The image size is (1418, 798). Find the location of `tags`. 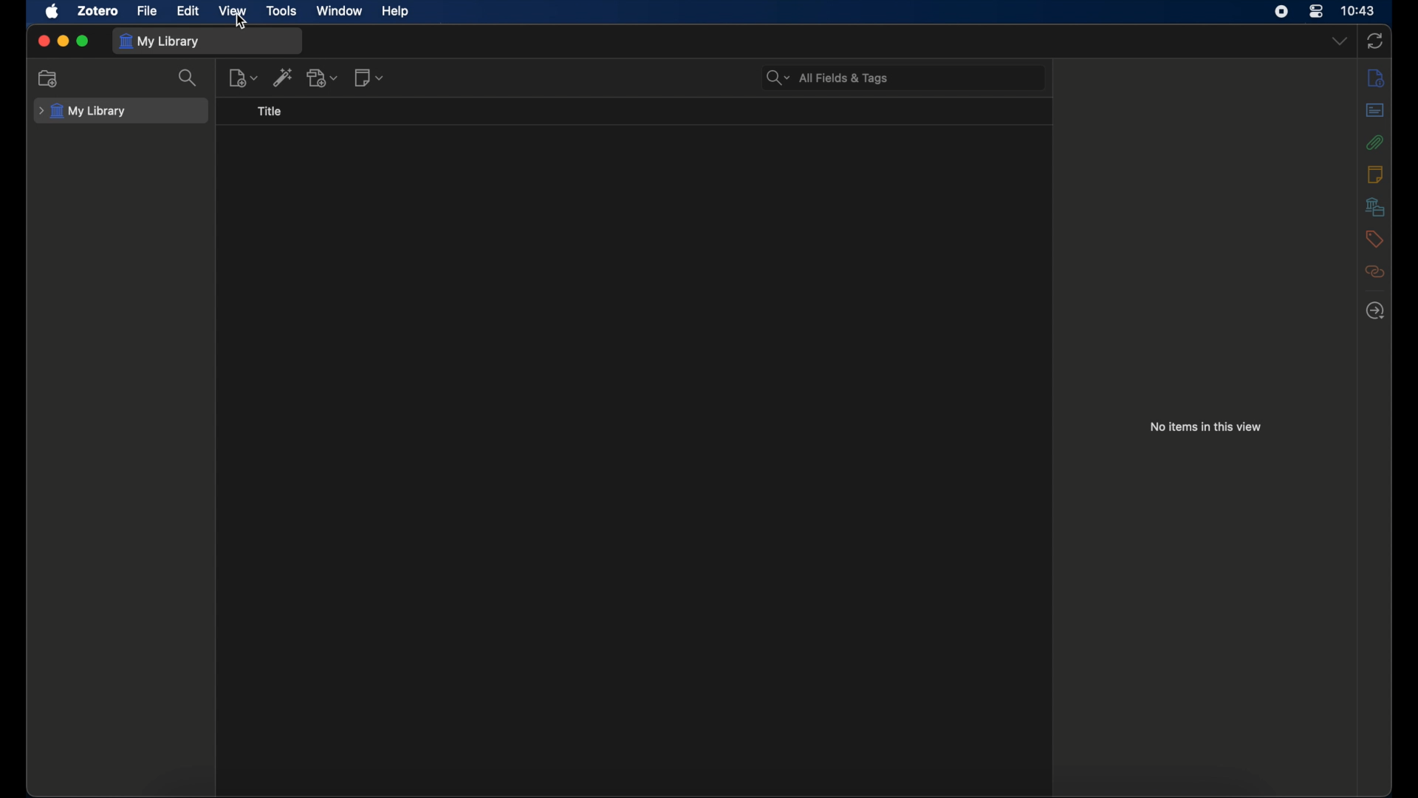

tags is located at coordinates (1374, 238).